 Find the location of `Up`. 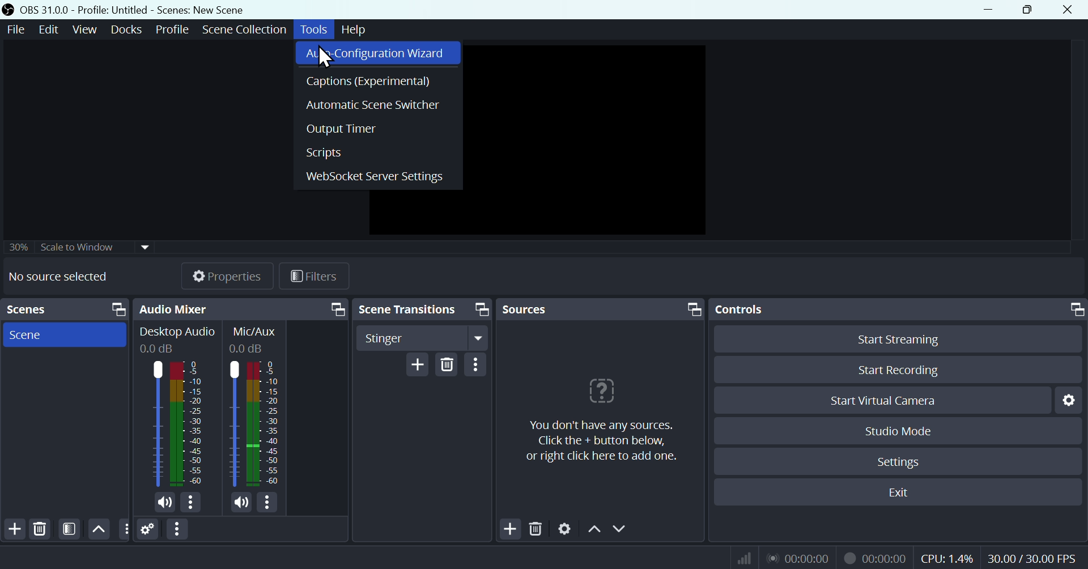

Up is located at coordinates (593, 528).